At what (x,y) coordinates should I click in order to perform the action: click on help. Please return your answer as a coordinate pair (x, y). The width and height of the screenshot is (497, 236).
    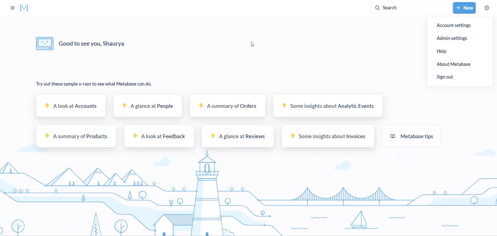
    Looking at the image, I should click on (462, 52).